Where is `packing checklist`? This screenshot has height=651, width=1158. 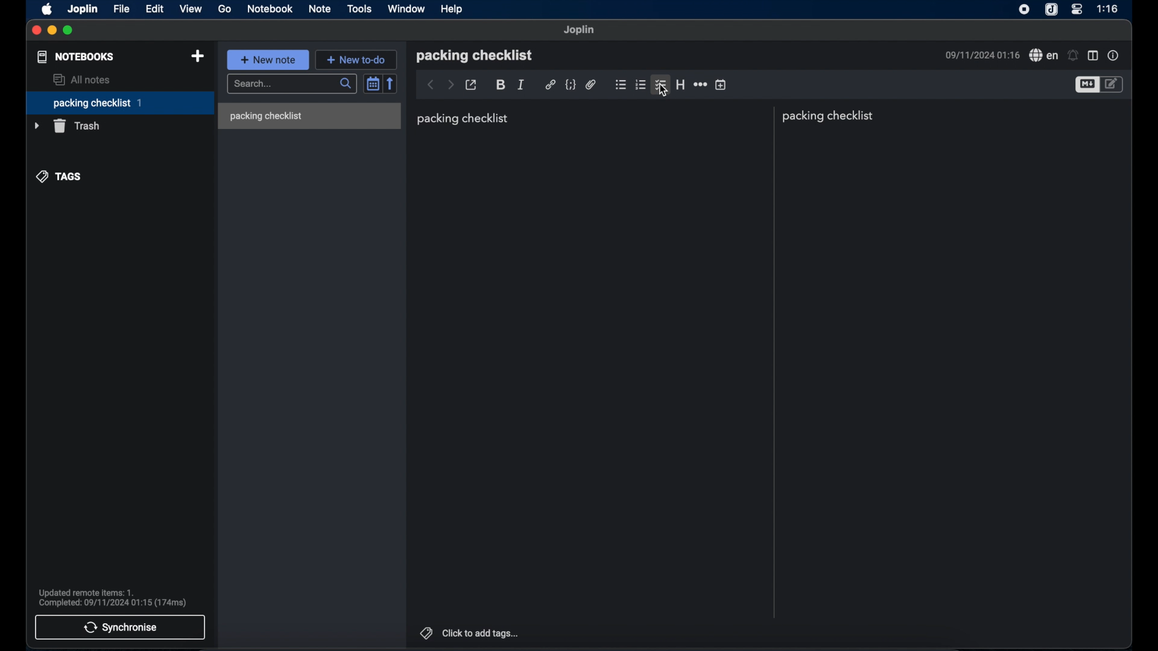 packing checklist is located at coordinates (119, 103).